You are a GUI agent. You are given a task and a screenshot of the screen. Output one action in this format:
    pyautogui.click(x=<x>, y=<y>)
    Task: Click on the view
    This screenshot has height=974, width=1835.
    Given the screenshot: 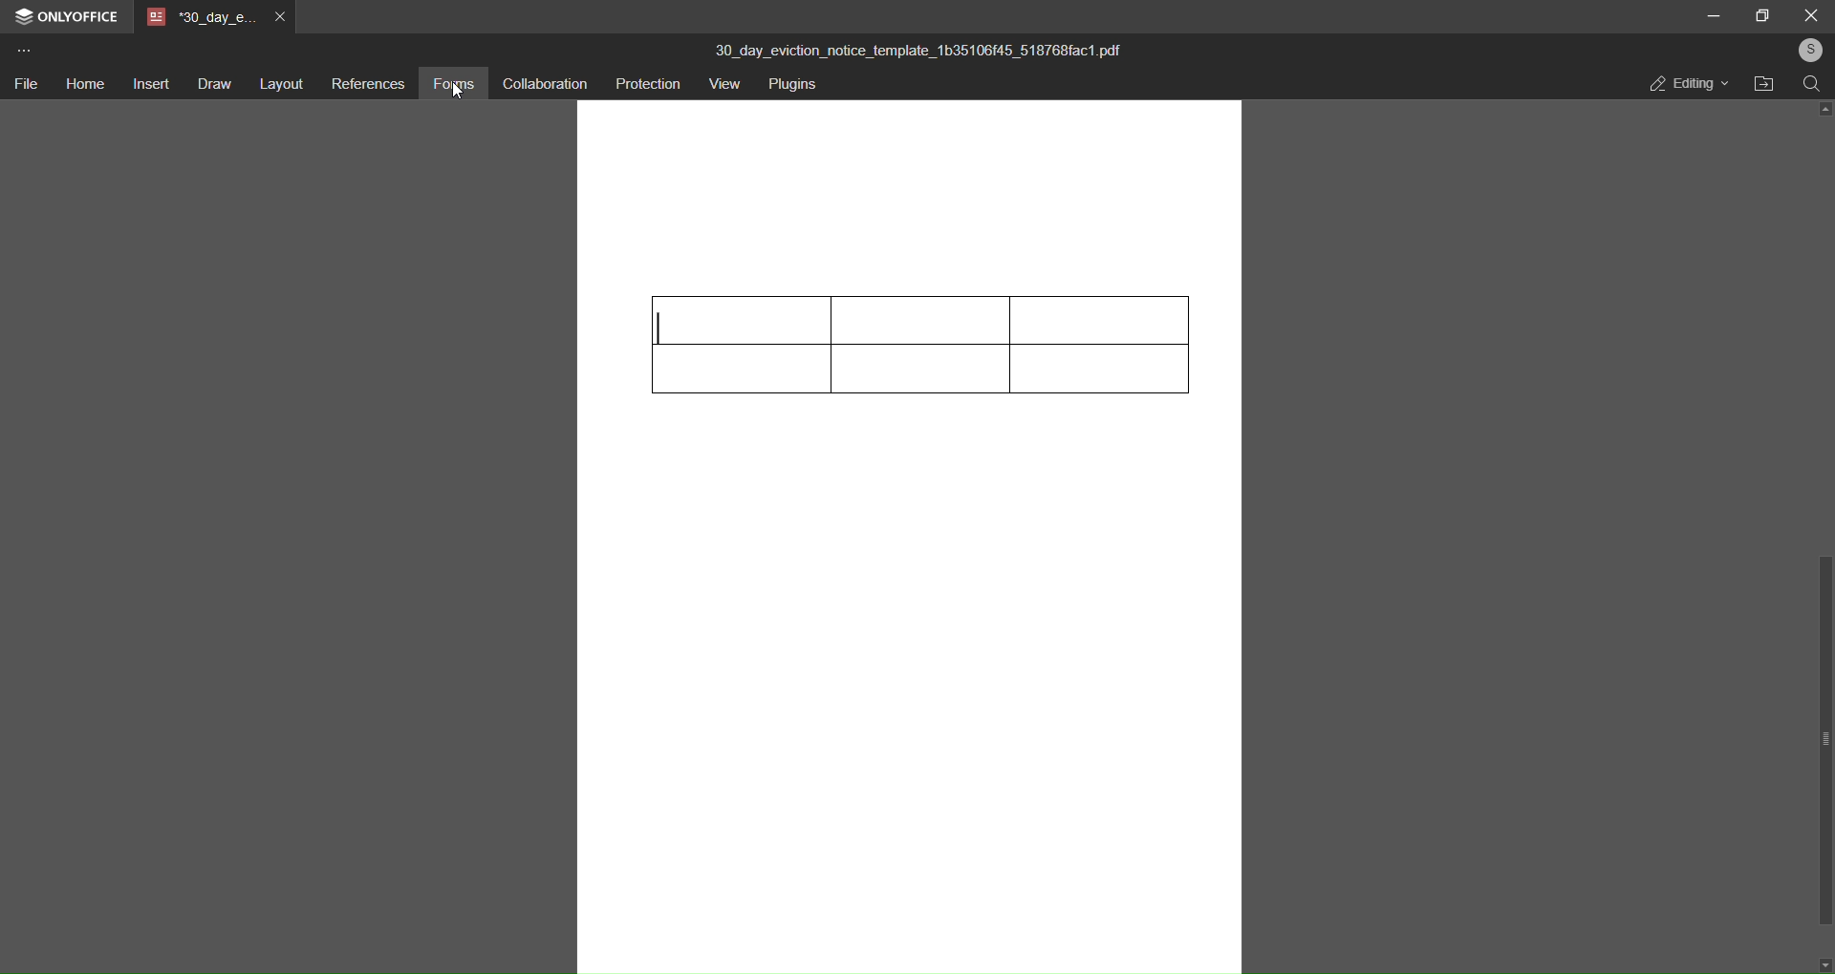 What is the action you would take?
    pyautogui.click(x=727, y=87)
    